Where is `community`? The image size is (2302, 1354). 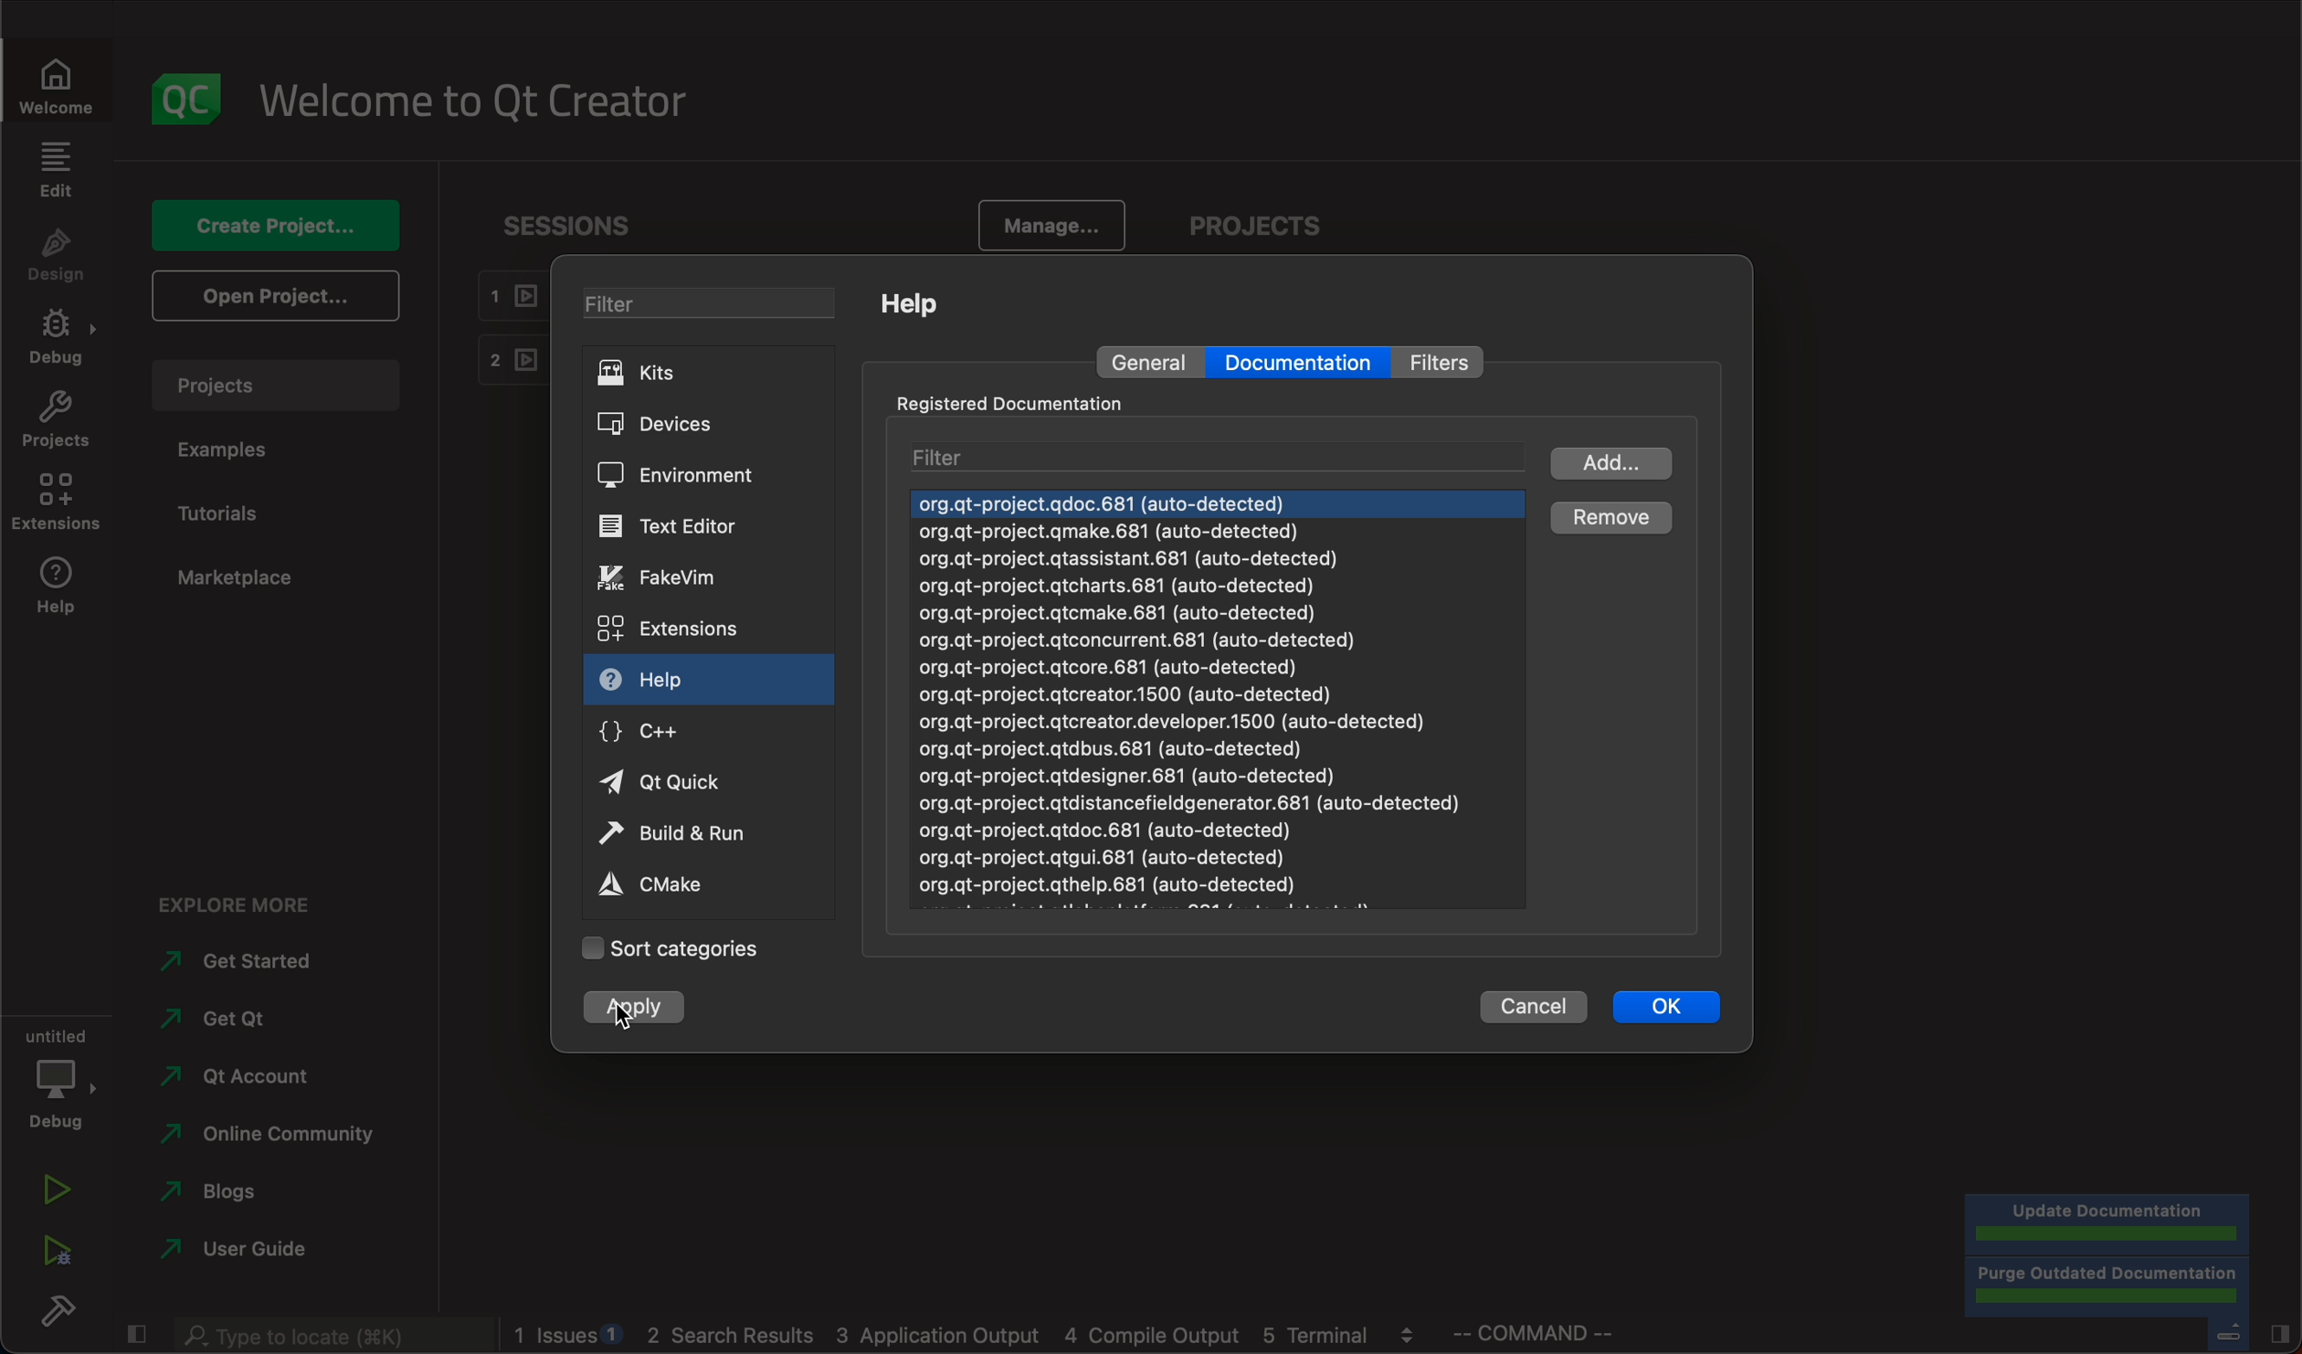
community is located at coordinates (268, 1138).